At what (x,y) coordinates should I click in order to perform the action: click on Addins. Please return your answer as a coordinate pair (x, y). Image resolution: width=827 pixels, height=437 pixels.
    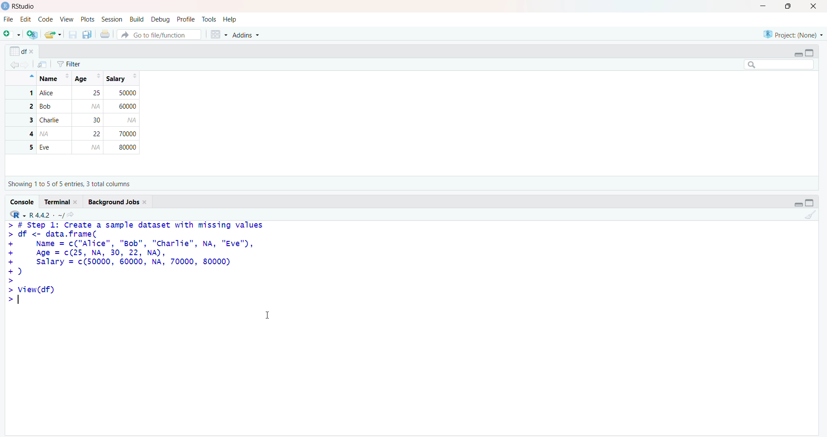
    Looking at the image, I should click on (251, 34).